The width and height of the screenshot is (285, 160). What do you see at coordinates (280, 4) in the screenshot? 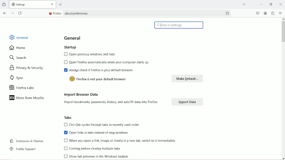
I see `Close` at bounding box center [280, 4].